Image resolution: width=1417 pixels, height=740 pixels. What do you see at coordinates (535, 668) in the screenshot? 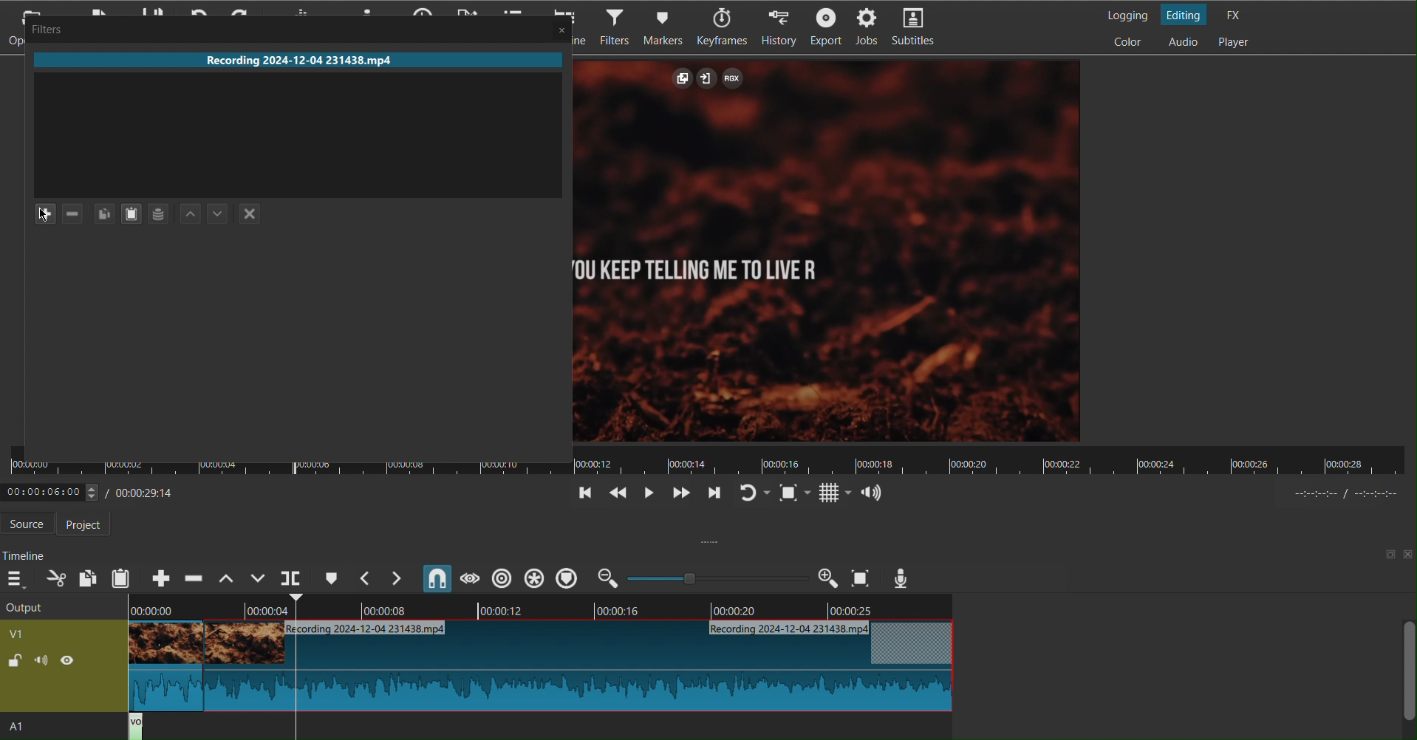
I see `Clip` at bounding box center [535, 668].